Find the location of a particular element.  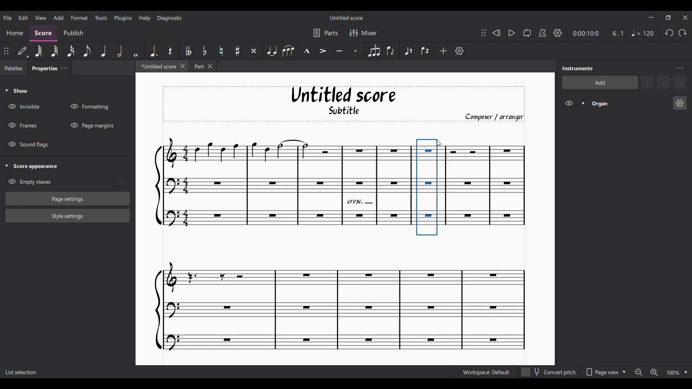

Score title, sub-title, and composer name is located at coordinates (344, 104).